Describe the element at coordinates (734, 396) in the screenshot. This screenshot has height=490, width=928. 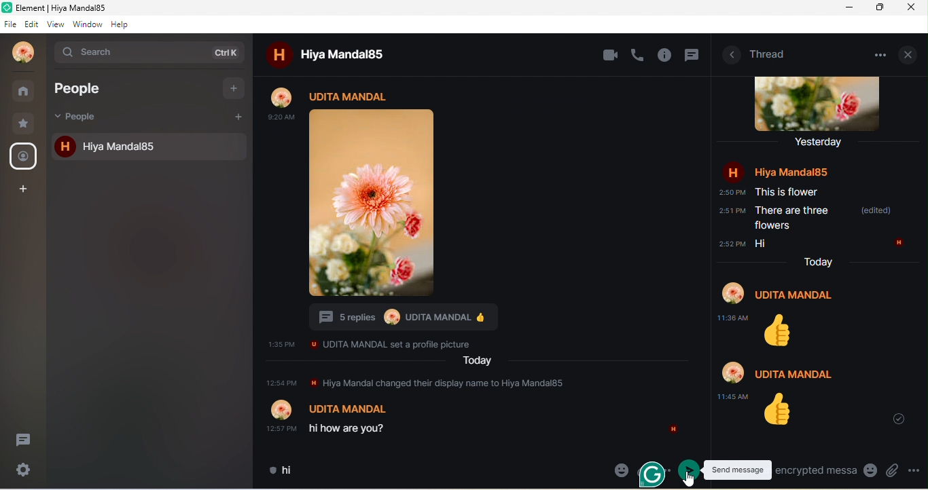
I see `11:45 AM` at that location.